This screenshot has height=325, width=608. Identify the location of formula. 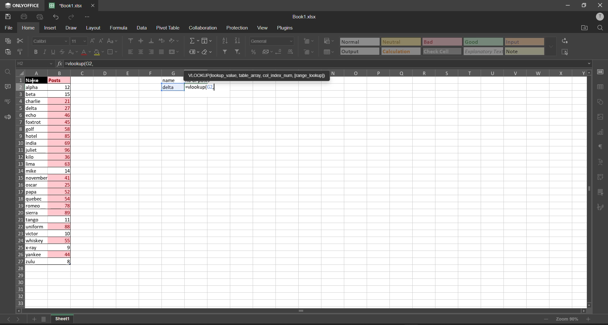
(59, 63).